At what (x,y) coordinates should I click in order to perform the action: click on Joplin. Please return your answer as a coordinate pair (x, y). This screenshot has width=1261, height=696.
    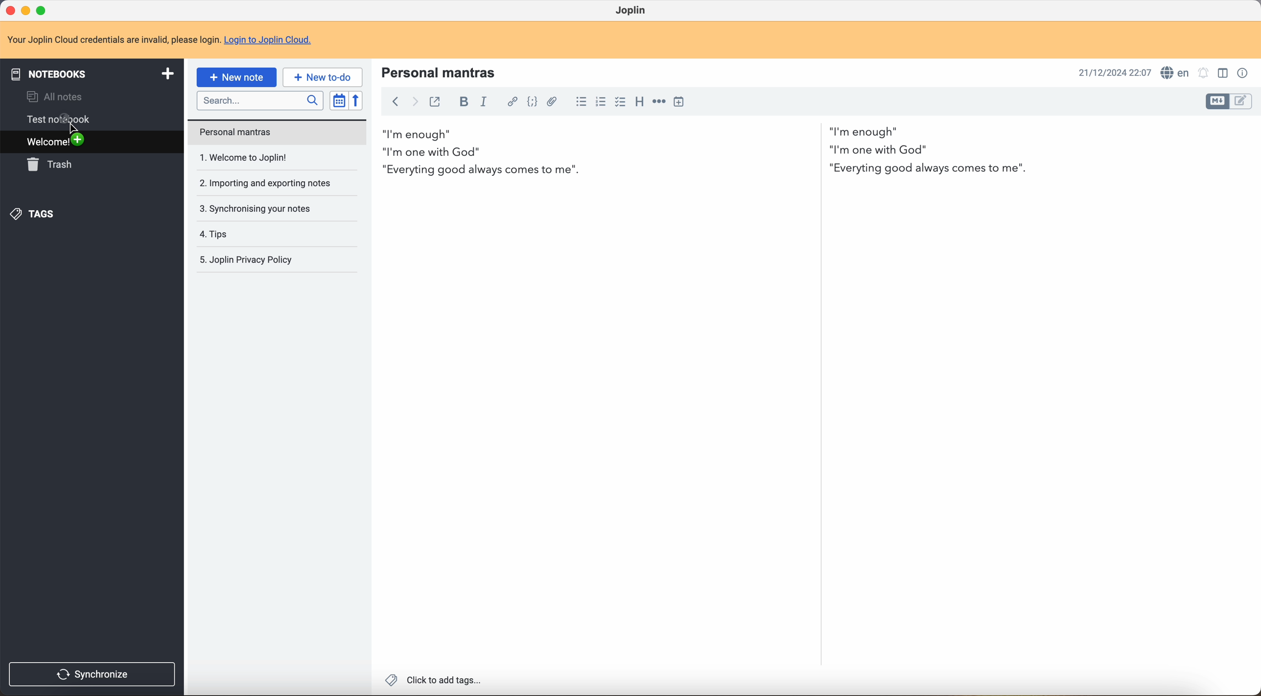
    Looking at the image, I should click on (633, 10).